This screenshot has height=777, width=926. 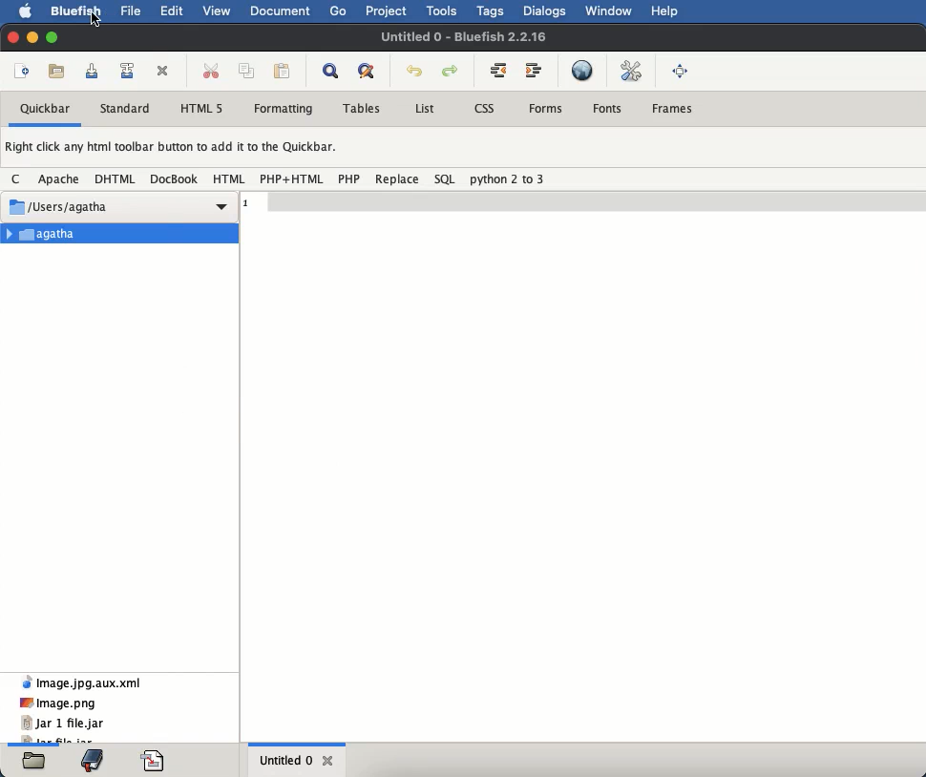 What do you see at coordinates (249, 72) in the screenshot?
I see `copy` at bounding box center [249, 72].